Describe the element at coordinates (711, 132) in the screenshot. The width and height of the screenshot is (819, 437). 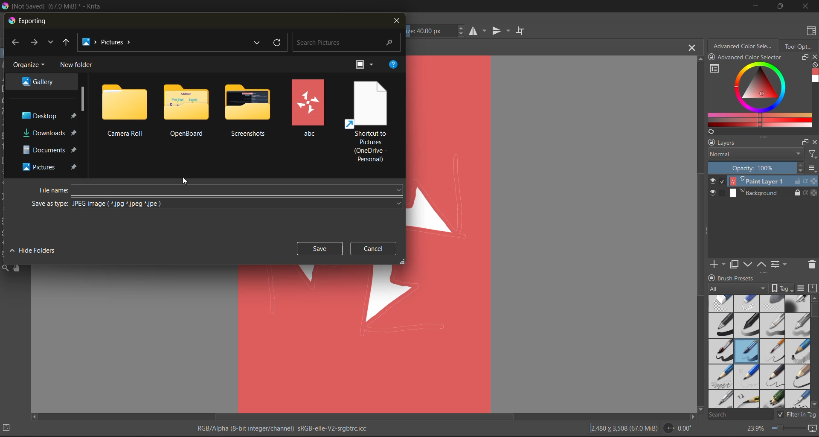
I see `create a list of colors` at that location.